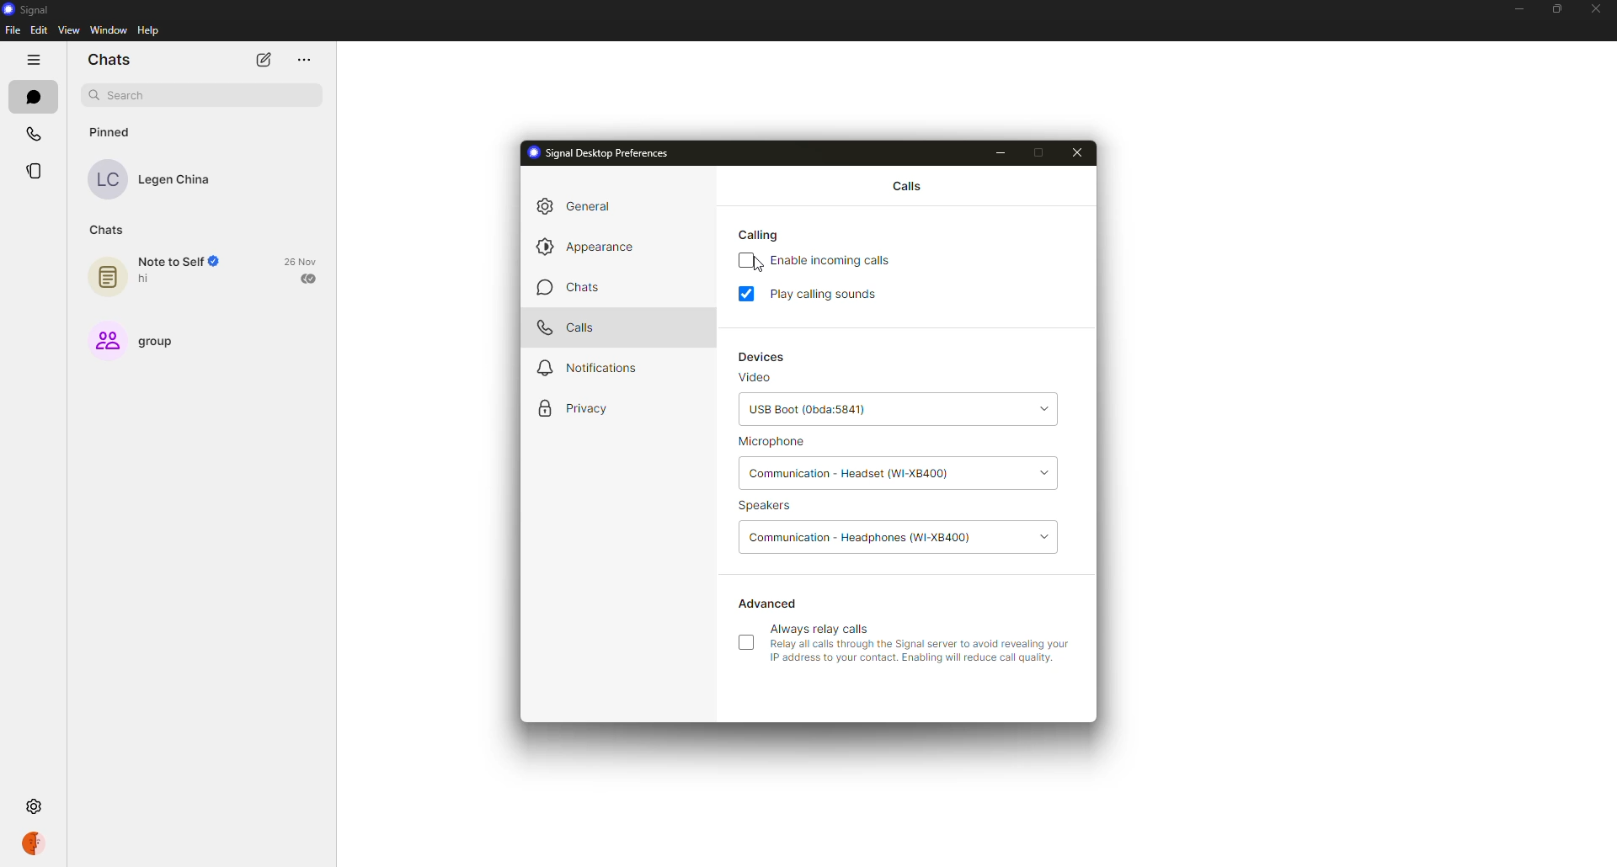 The image size is (1617, 867). Describe the element at coordinates (31, 59) in the screenshot. I see `hide tabs` at that location.